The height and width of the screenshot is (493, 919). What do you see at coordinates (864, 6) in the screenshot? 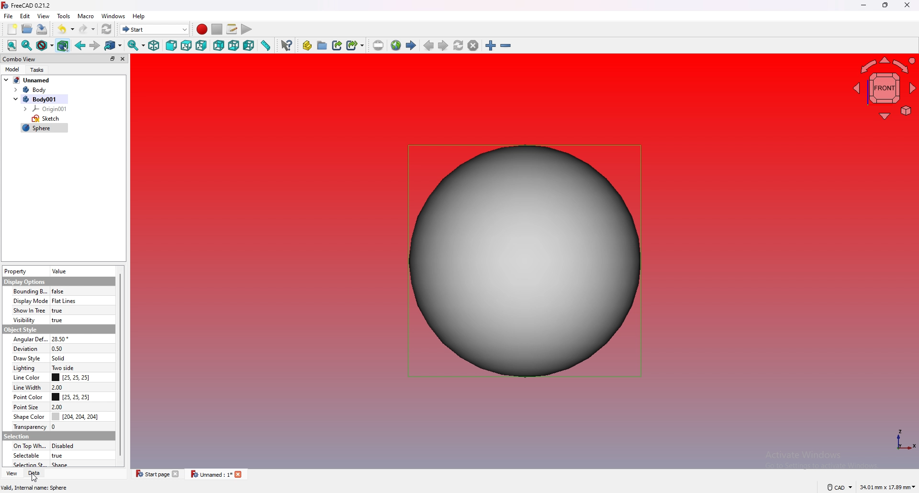
I see `minimize` at bounding box center [864, 6].